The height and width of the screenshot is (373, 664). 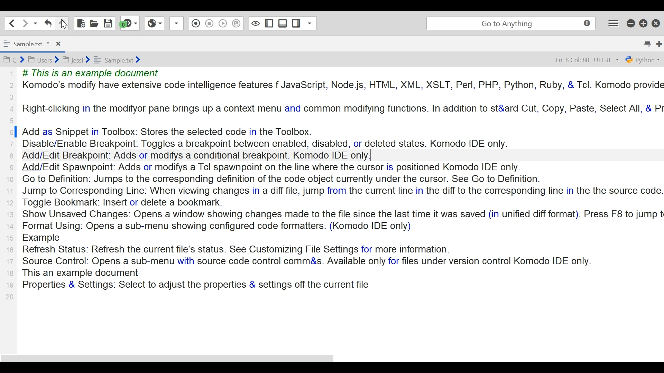 What do you see at coordinates (255, 23) in the screenshot?
I see `Toggle Focus mode` at bounding box center [255, 23].